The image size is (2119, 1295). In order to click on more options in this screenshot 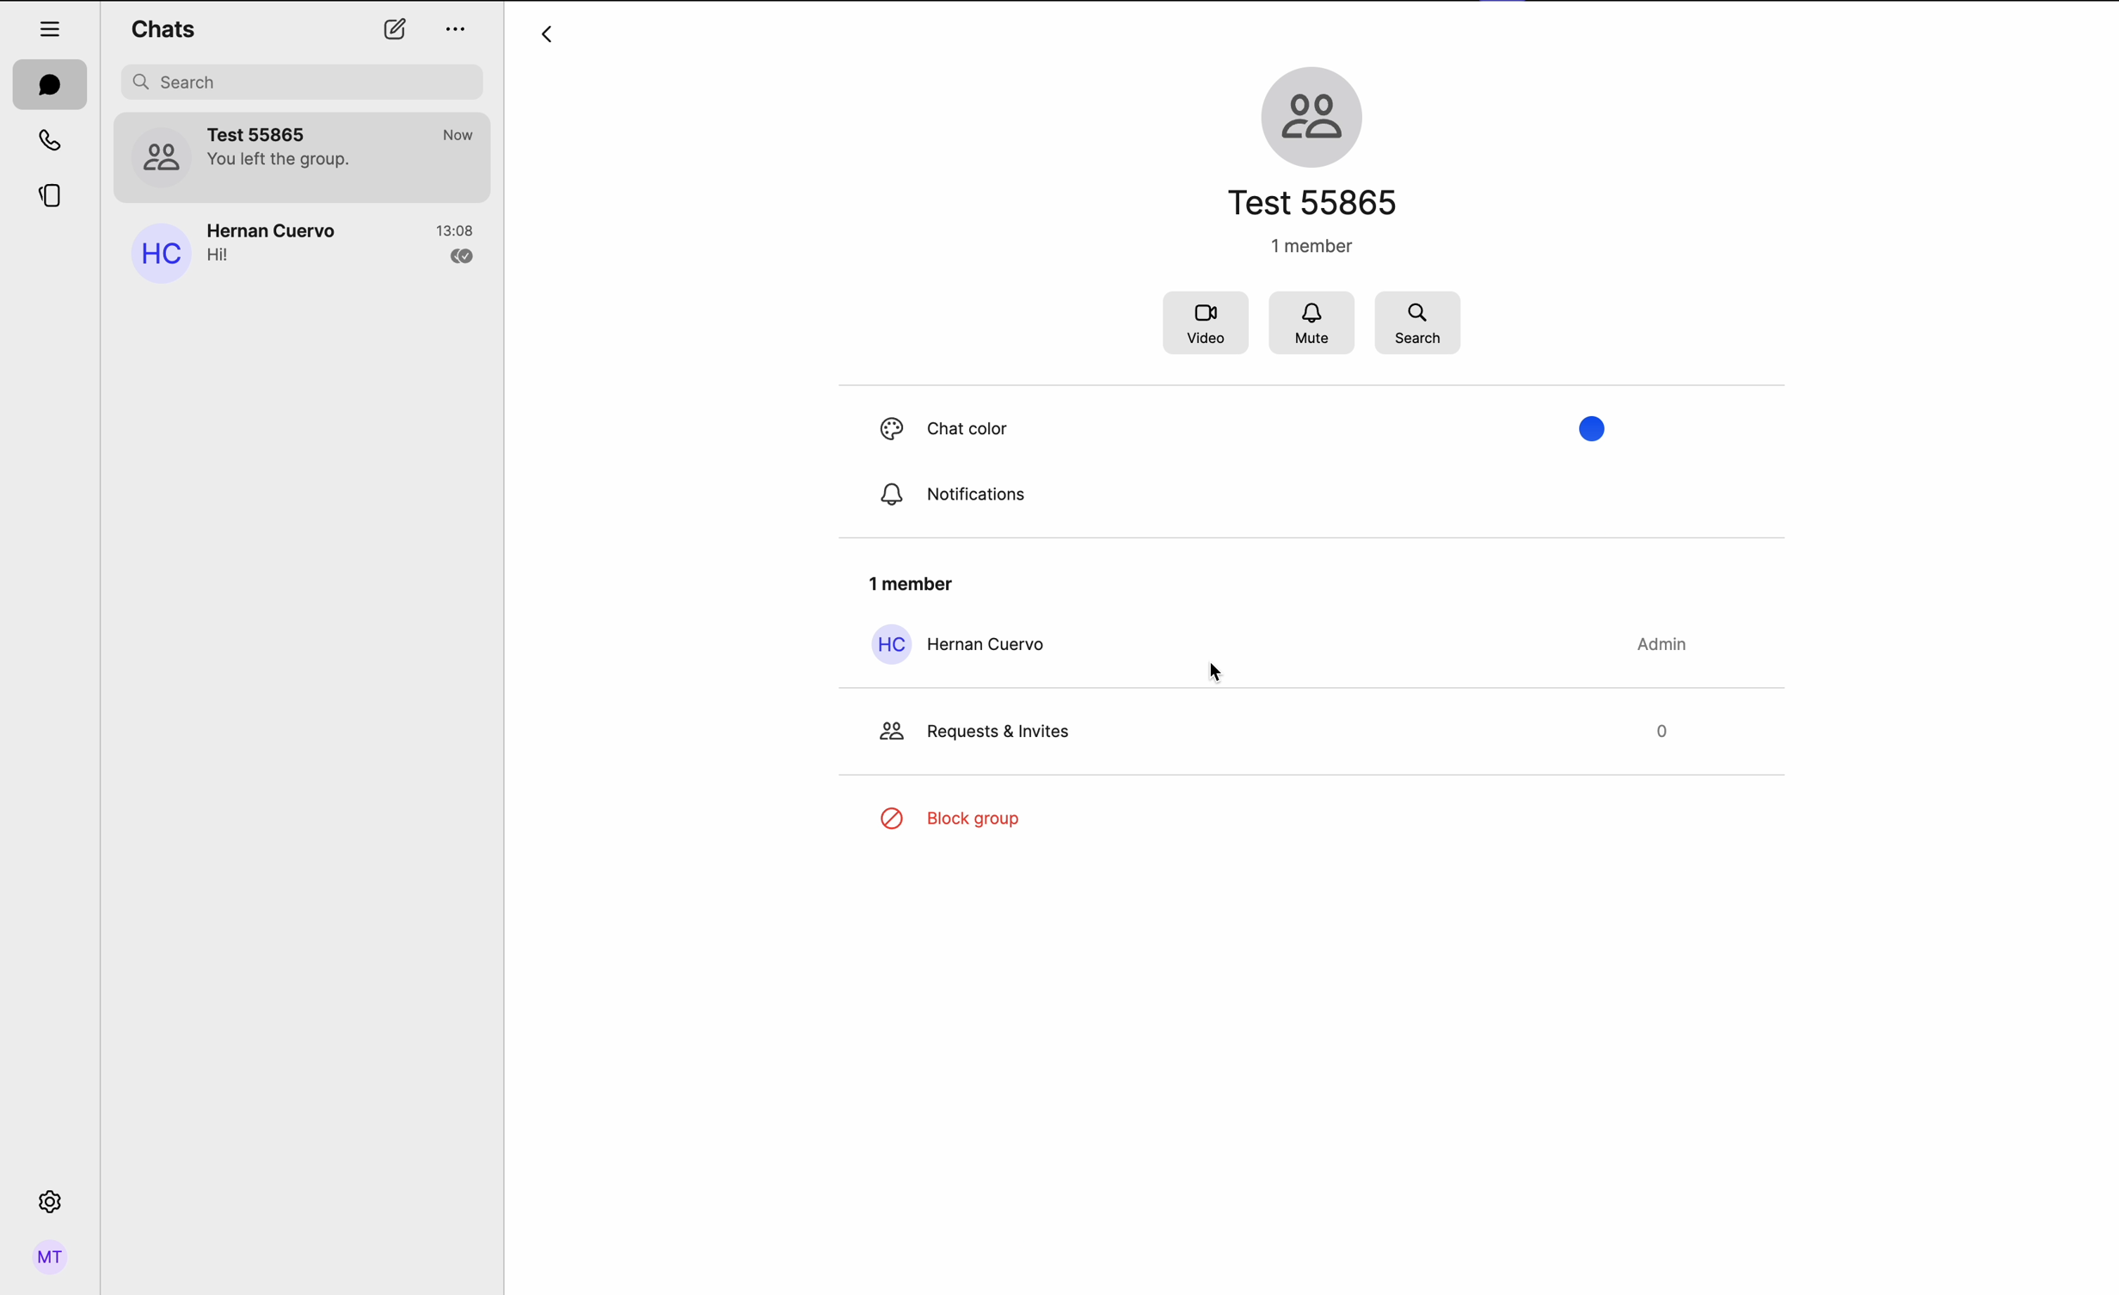, I will do `click(458, 32)`.